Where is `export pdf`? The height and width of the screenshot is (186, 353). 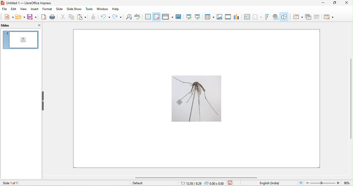
export pdf is located at coordinates (44, 17).